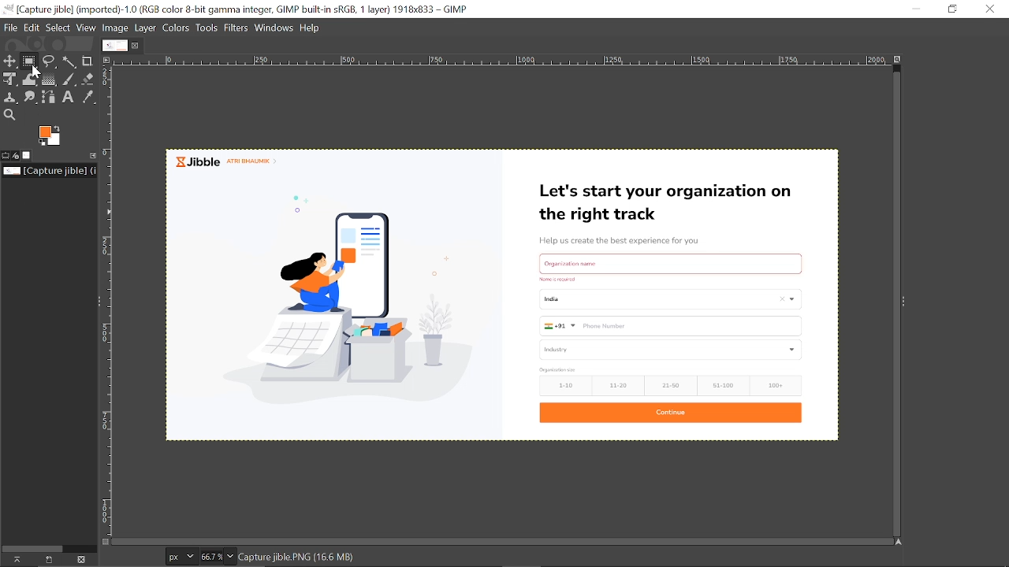 The height and width of the screenshot is (567, 1009). I want to click on Windows, so click(275, 28).